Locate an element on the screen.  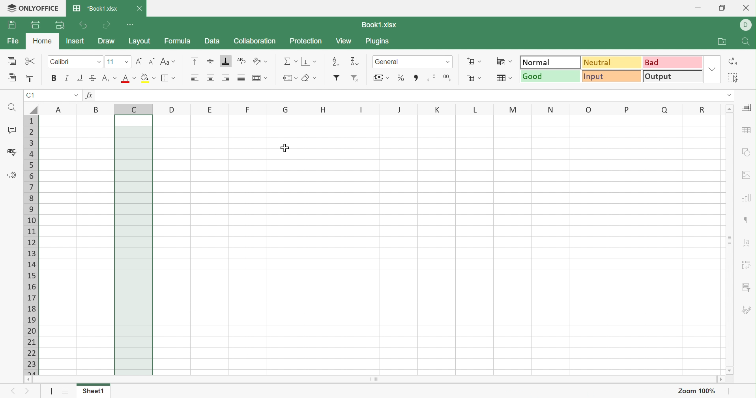
Paste is located at coordinates (11, 77).